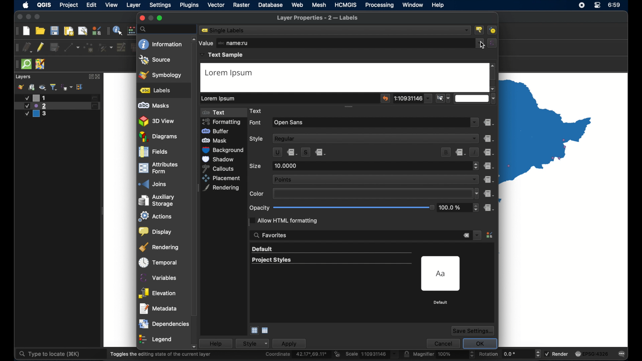  What do you see at coordinates (158, 137) in the screenshot?
I see `diagrams` at bounding box center [158, 137].